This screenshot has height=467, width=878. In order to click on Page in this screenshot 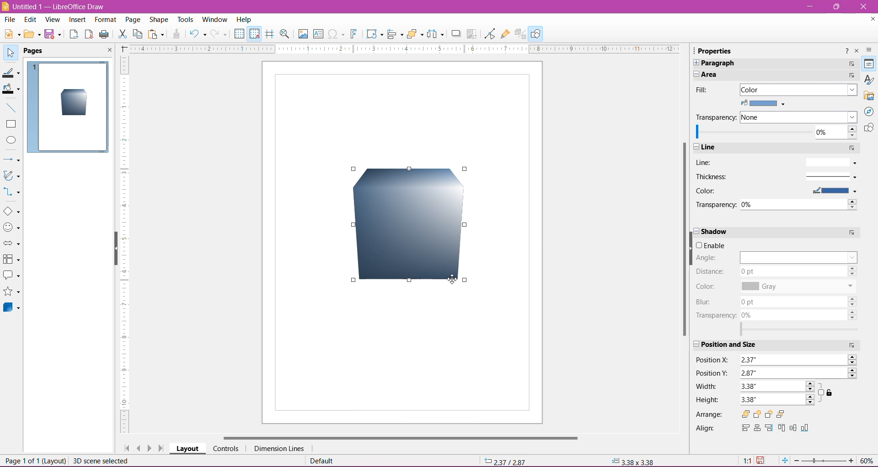, I will do `click(39, 51)`.